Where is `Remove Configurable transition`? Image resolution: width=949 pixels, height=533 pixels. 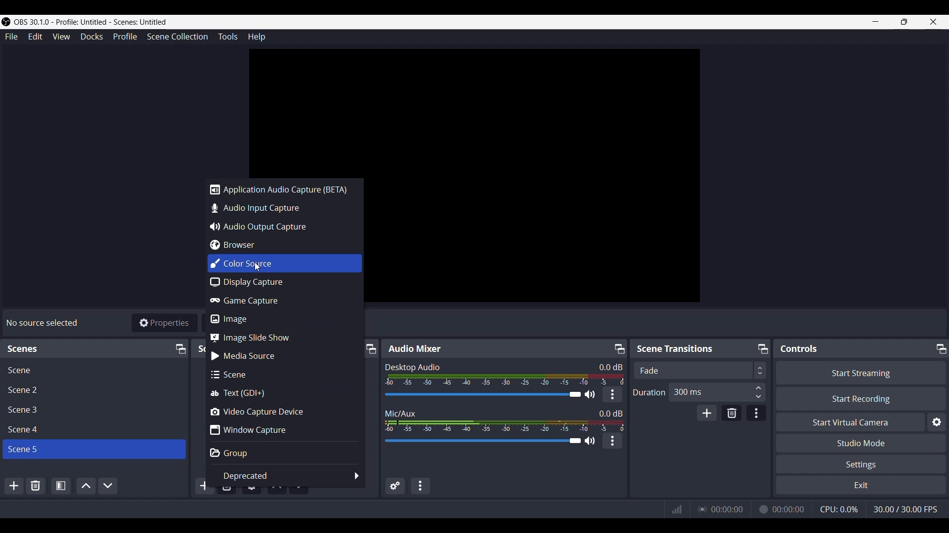
Remove Configurable transition is located at coordinates (732, 413).